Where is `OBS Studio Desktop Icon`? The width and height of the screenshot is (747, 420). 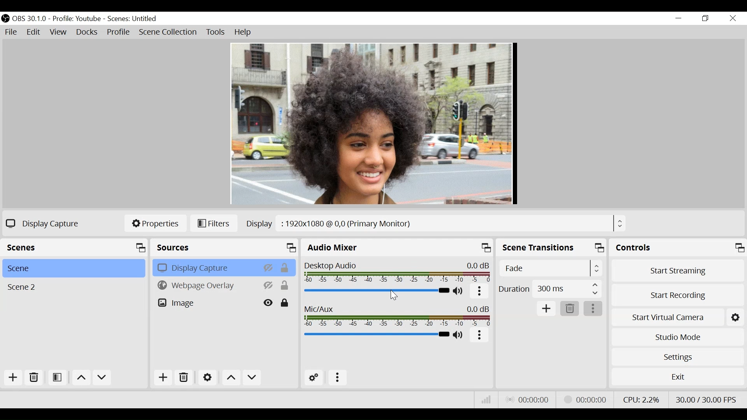 OBS Studio Desktop Icon is located at coordinates (5, 19).